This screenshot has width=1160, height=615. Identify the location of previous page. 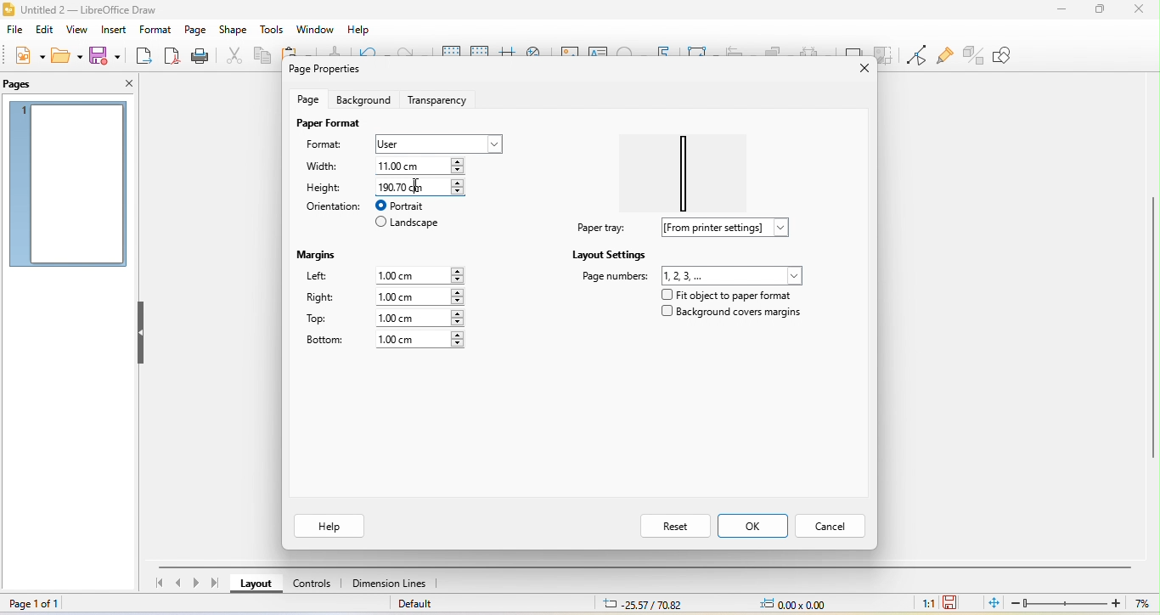
(178, 584).